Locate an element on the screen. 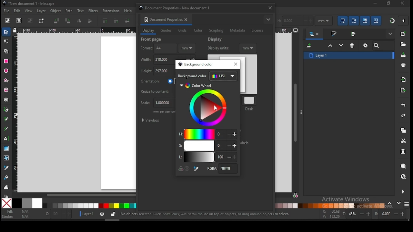 Image resolution: width=413 pixels, height=232 pixels. select all is located at coordinates (8, 20).